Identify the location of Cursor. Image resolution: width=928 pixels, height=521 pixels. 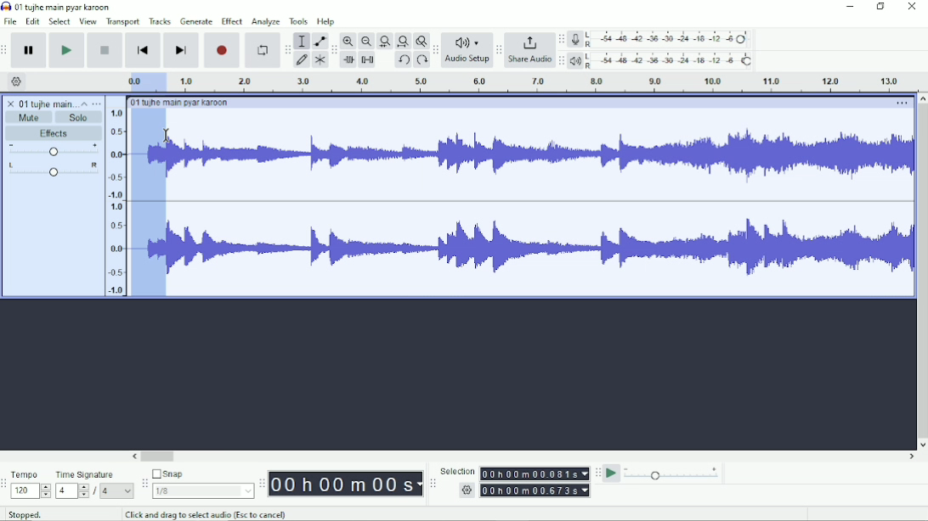
(167, 137).